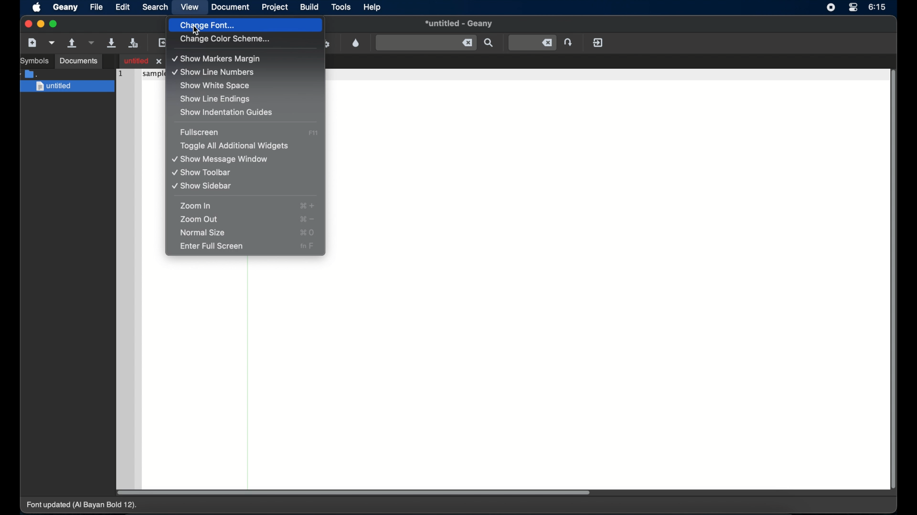 Image resolution: width=917 pixels, height=515 pixels. What do you see at coordinates (598, 42) in the screenshot?
I see `quit geany` at bounding box center [598, 42].